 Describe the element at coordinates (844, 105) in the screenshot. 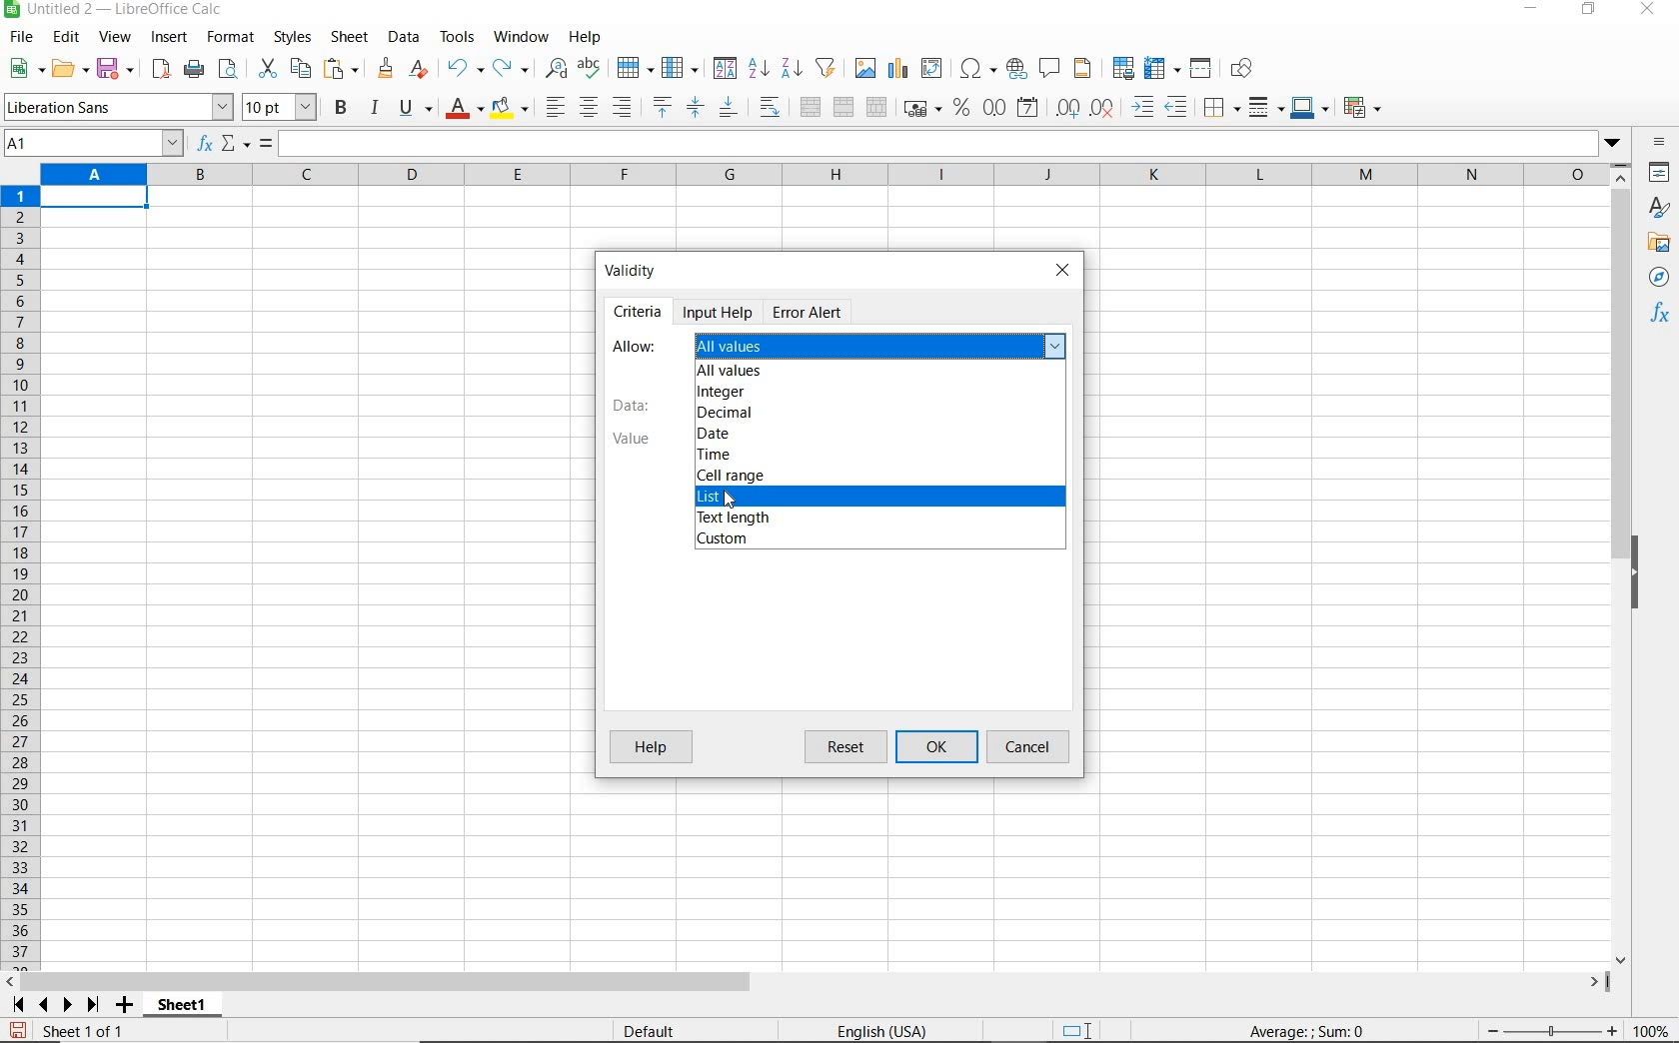

I see `merge cells` at that location.